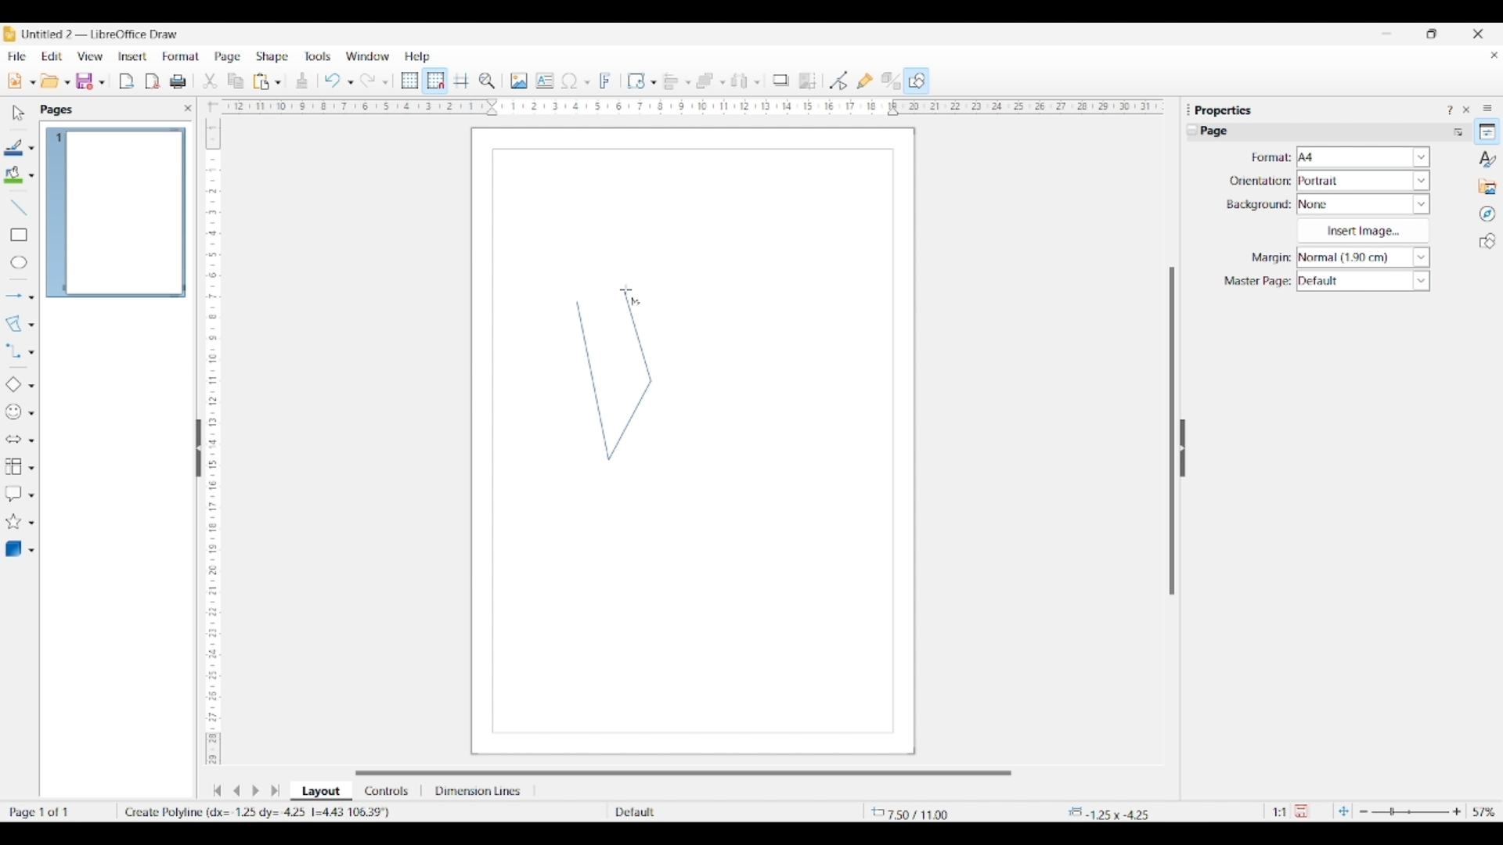  What do you see at coordinates (321, 791) in the screenshot?
I see `Layout selected` at bounding box center [321, 791].